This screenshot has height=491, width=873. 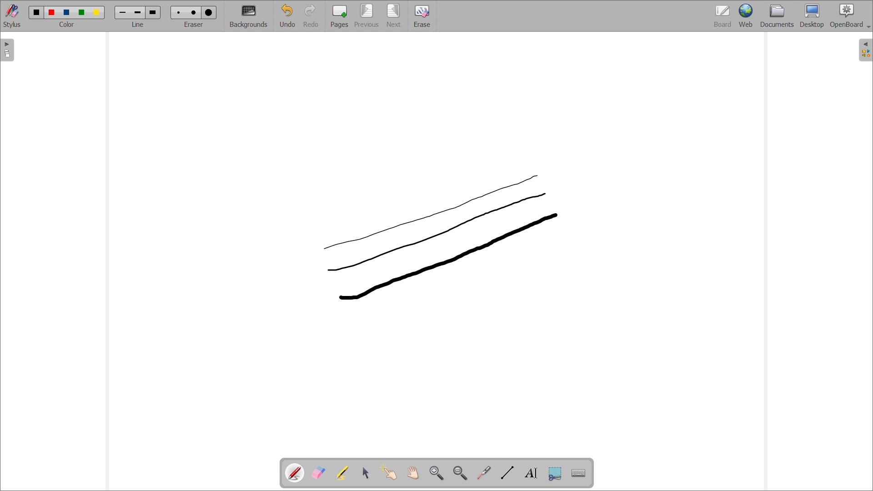 I want to click on color, so click(x=53, y=12).